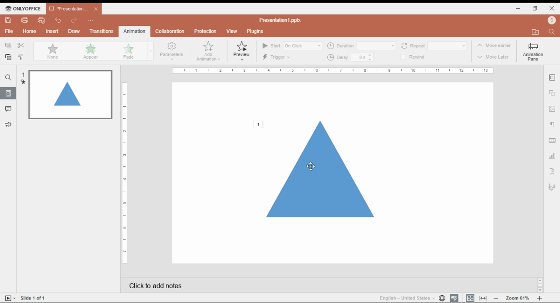 This screenshot has width=560, height=303. What do you see at coordinates (25, 20) in the screenshot?
I see `print file` at bounding box center [25, 20].